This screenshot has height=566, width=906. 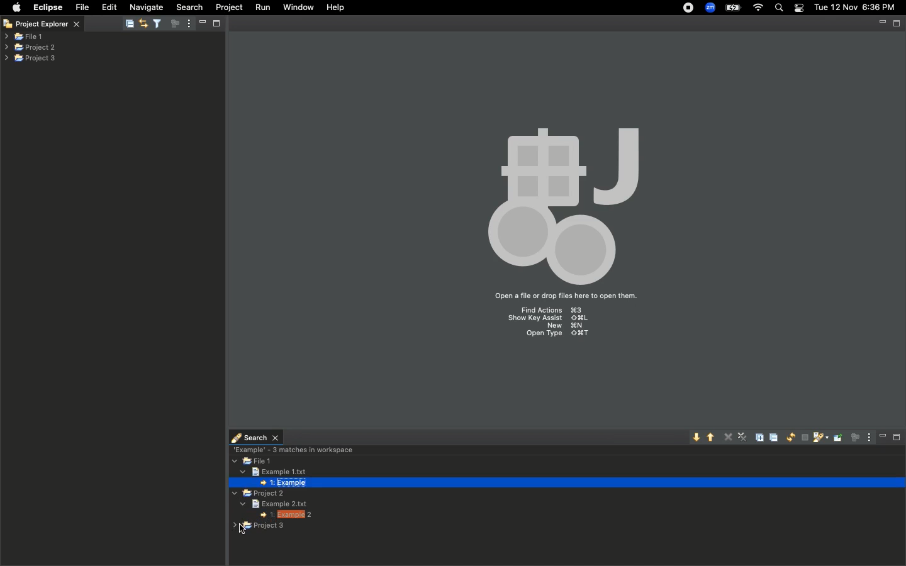 I want to click on Select and deselect filters , so click(x=160, y=22).